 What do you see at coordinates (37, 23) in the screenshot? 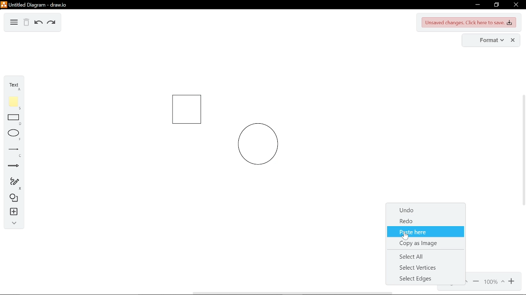
I see `undo` at bounding box center [37, 23].